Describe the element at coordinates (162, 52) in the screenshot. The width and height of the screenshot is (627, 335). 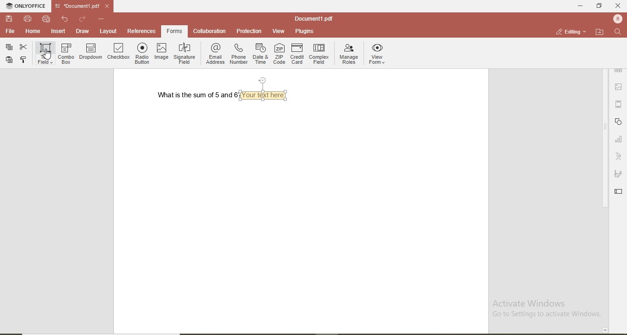
I see `image ` at that location.